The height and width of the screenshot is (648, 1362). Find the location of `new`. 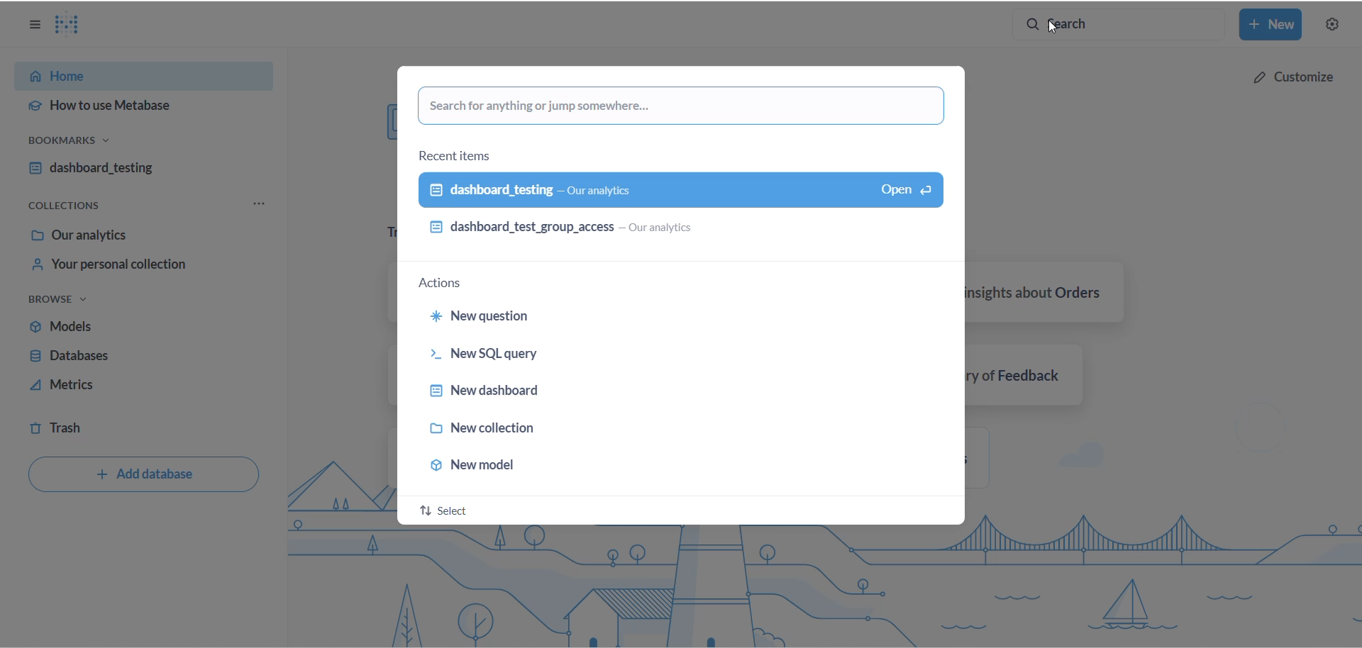

new is located at coordinates (1272, 25).